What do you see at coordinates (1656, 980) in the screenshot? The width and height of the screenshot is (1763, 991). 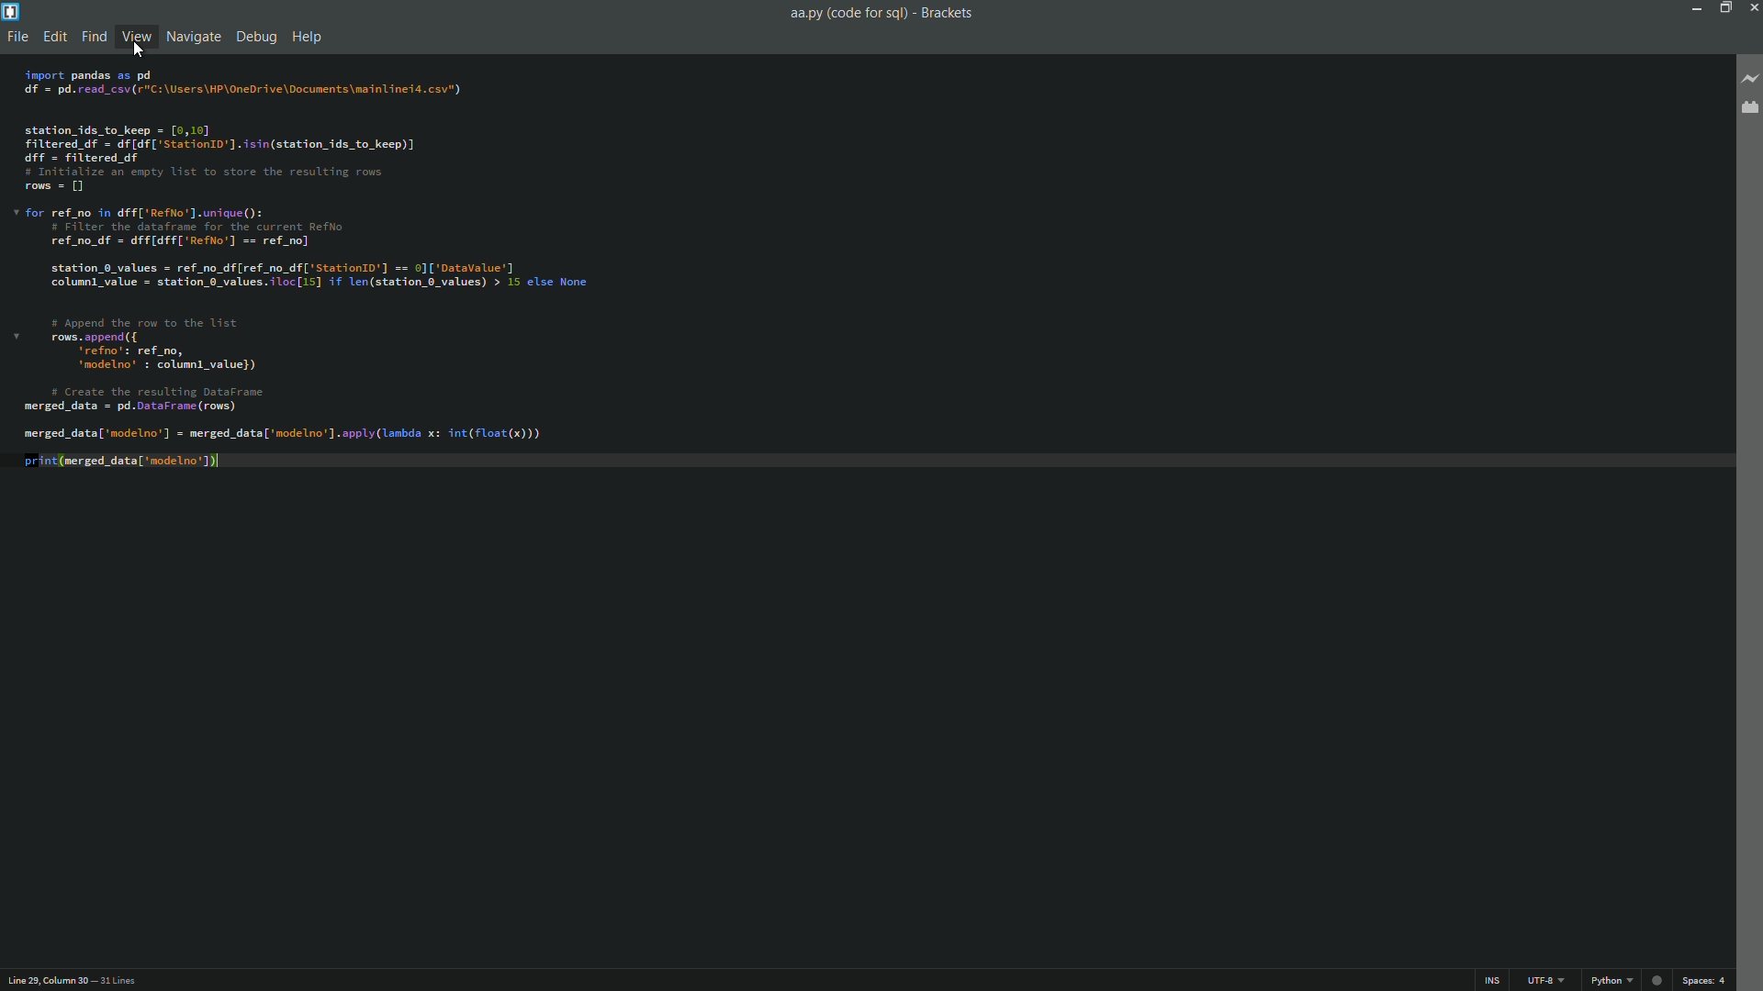 I see `Unsaved indicator` at bounding box center [1656, 980].